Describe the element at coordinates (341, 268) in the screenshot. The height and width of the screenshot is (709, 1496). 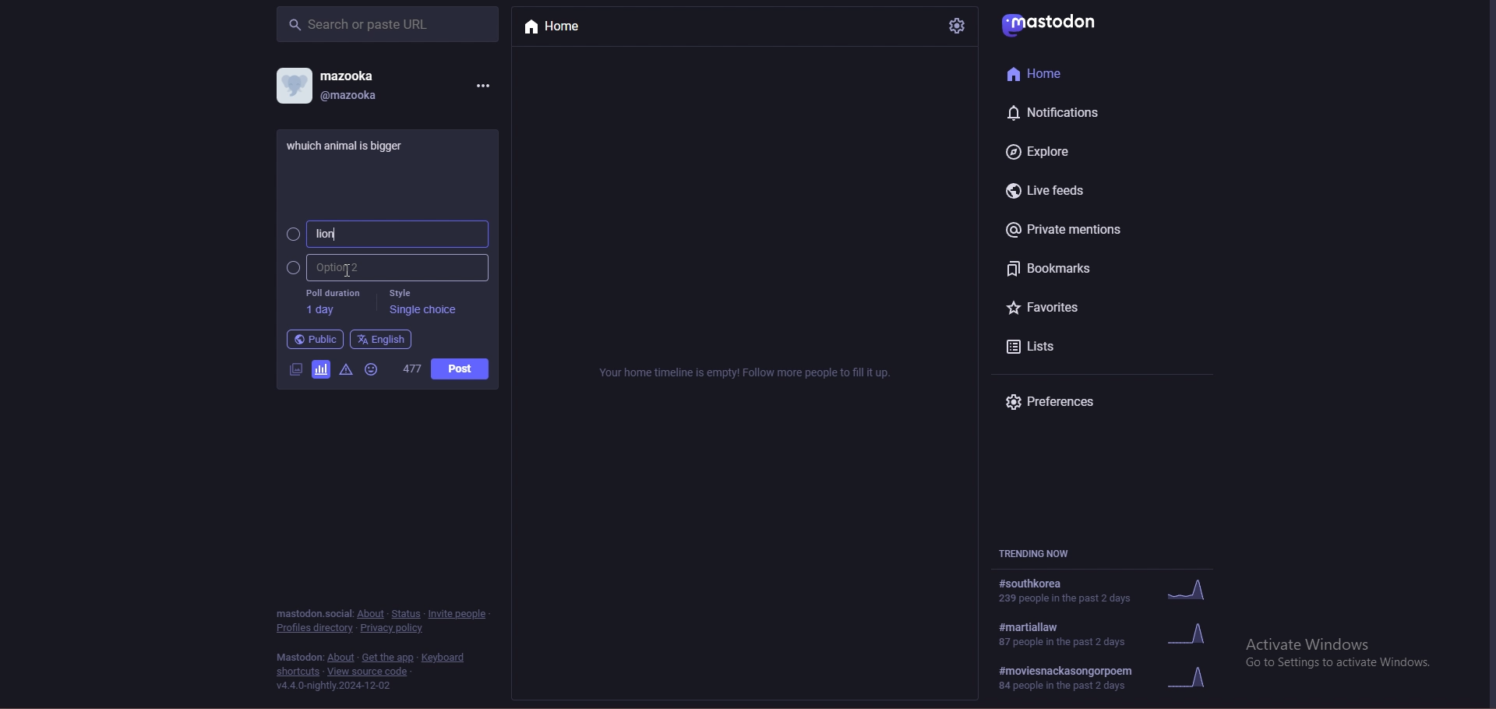
I see `Cursor` at that location.